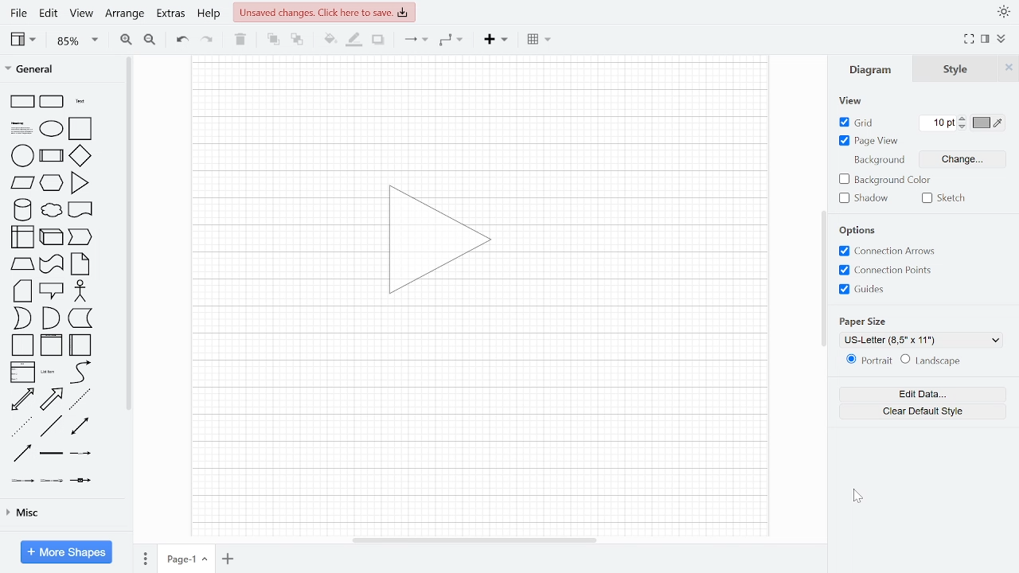 Image resolution: width=1019 pixels, height=573 pixels. Describe the element at coordinates (963, 127) in the screenshot. I see `Decrease grid pt` at that location.